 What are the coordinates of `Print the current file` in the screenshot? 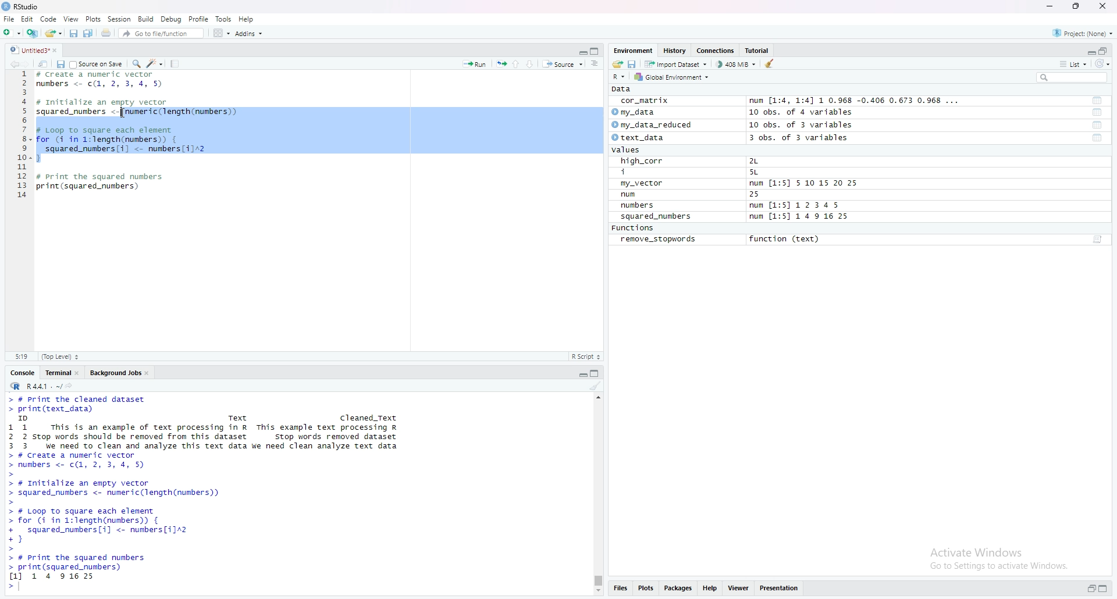 It's located at (105, 32).